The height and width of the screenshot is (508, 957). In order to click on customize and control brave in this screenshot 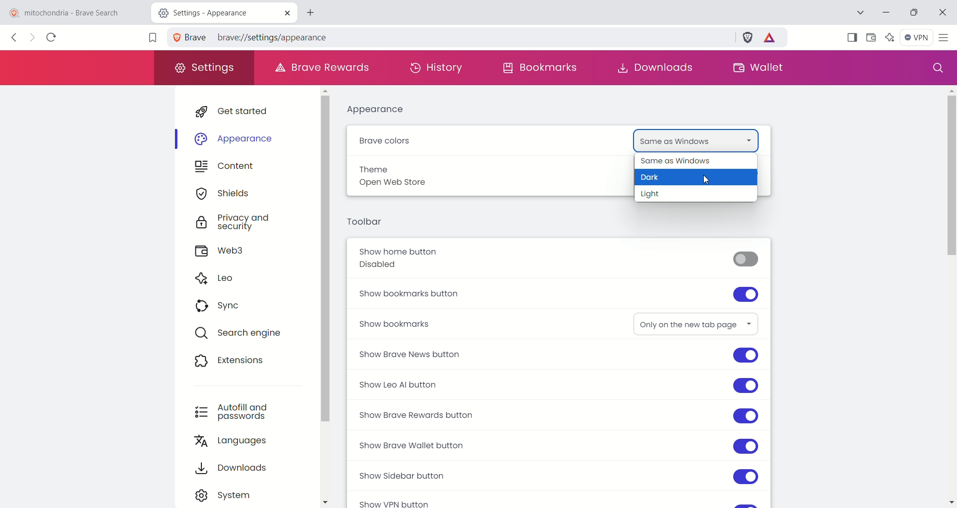, I will do `click(946, 38)`.